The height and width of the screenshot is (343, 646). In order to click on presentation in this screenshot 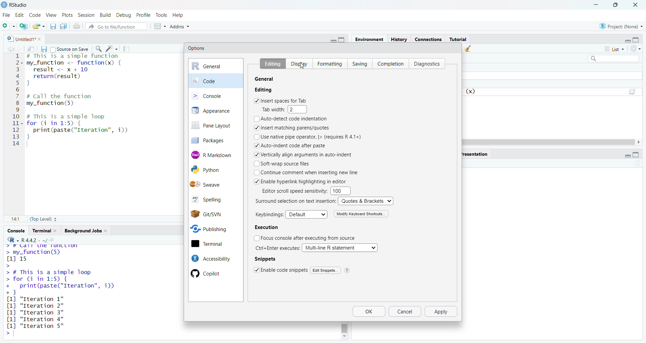, I will do `click(476, 153)`.